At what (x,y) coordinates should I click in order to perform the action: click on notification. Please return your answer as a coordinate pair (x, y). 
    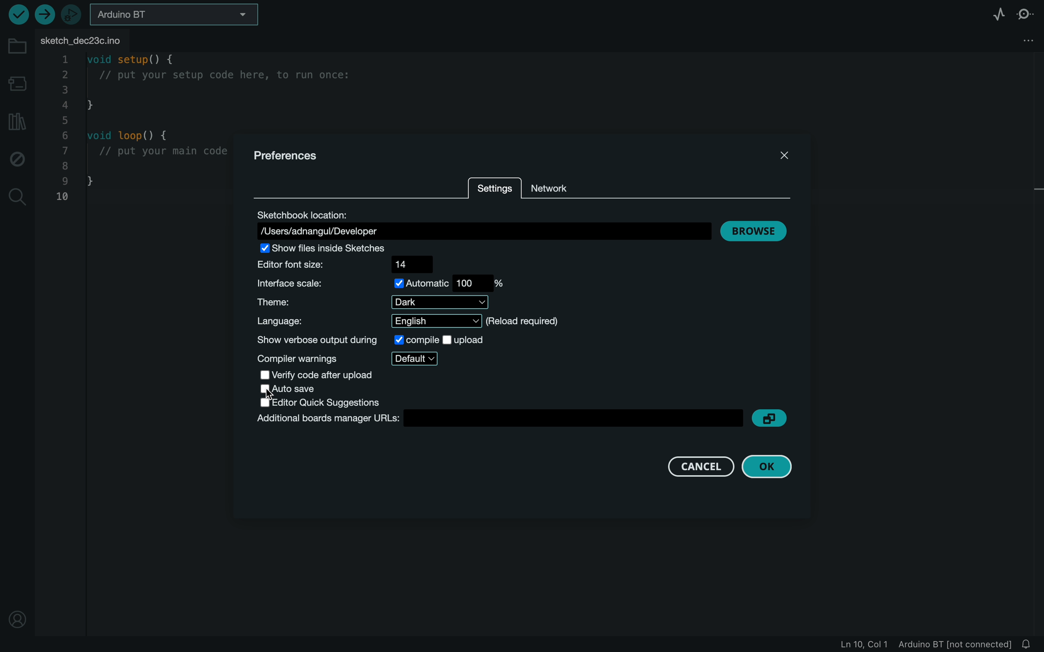
    Looking at the image, I should click on (1032, 644).